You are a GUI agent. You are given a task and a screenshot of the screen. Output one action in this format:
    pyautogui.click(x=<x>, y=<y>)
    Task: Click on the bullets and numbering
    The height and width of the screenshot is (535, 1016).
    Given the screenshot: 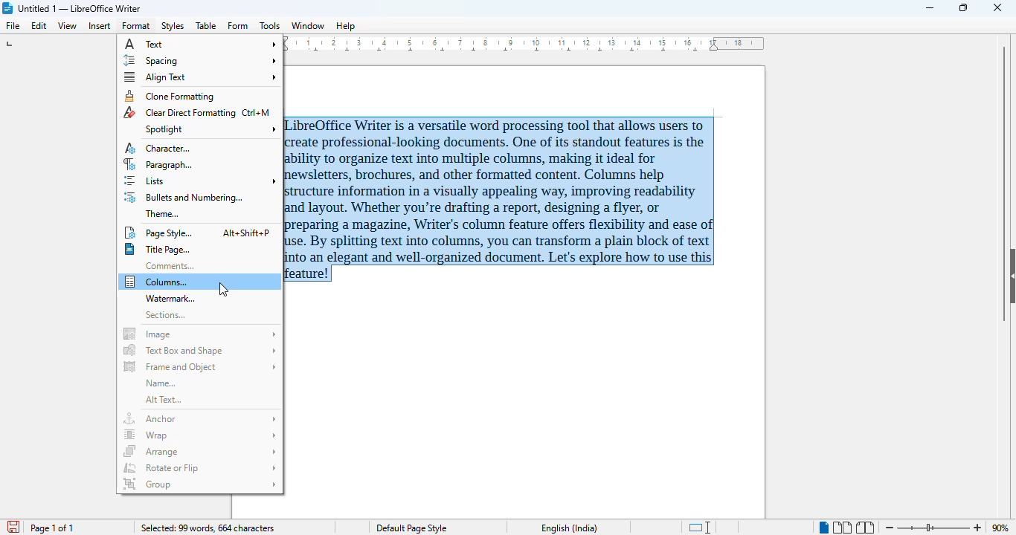 What is the action you would take?
    pyautogui.click(x=184, y=198)
    